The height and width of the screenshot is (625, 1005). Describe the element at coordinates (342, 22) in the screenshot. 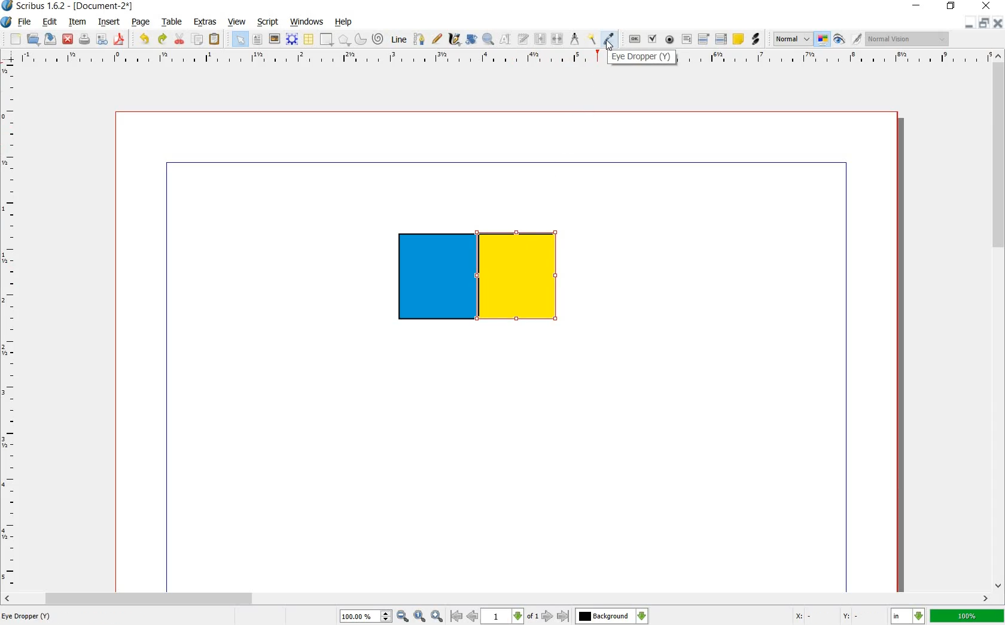

I see `help` at that location.